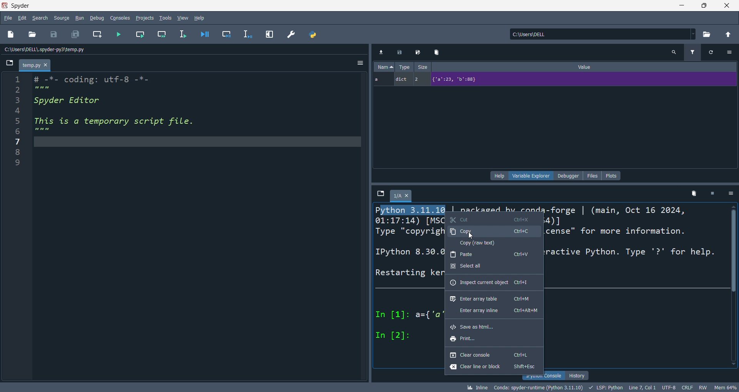 The height and width of the screenshot is (392, 739). Describe the element at coordinates (404, 66) in the screenshot. I see `type` at that location.